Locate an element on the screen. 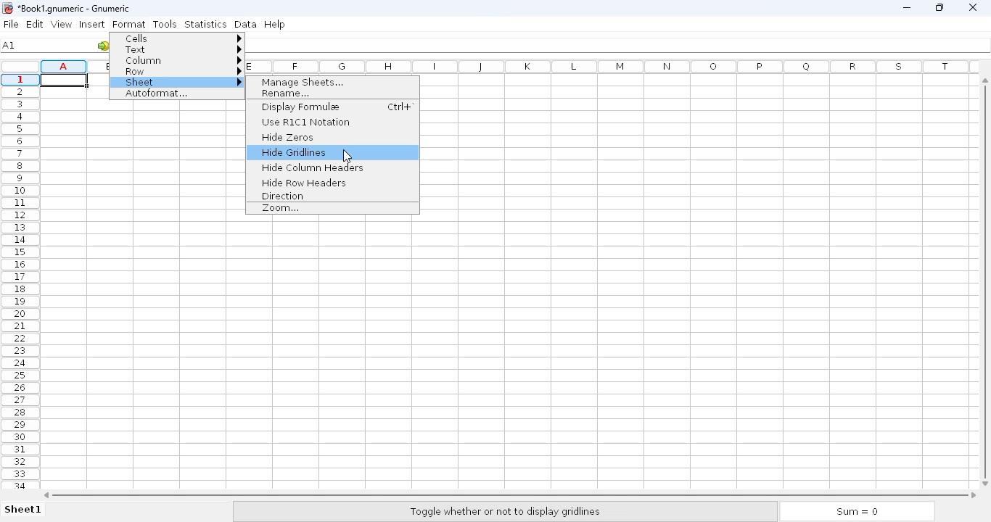 This screenshot has width=991, height=522. toggle whether or not to display gridlines is located at coordinates (504, 512).